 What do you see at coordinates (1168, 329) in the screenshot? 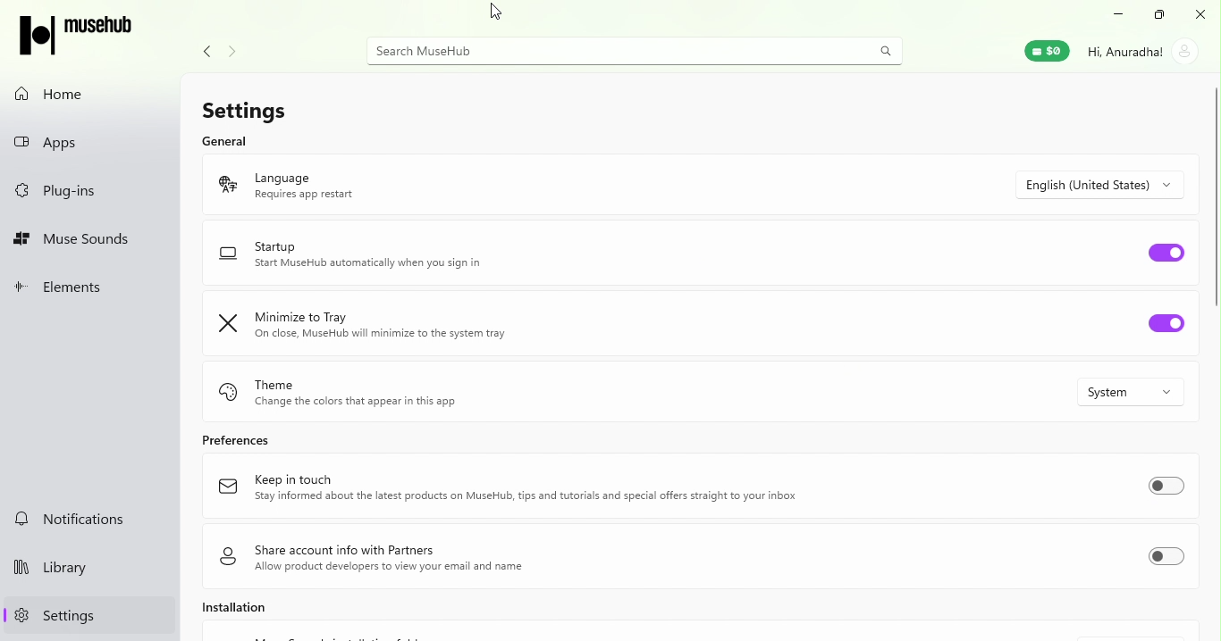
I see `Toggle` at bounding box center [1168, 329].